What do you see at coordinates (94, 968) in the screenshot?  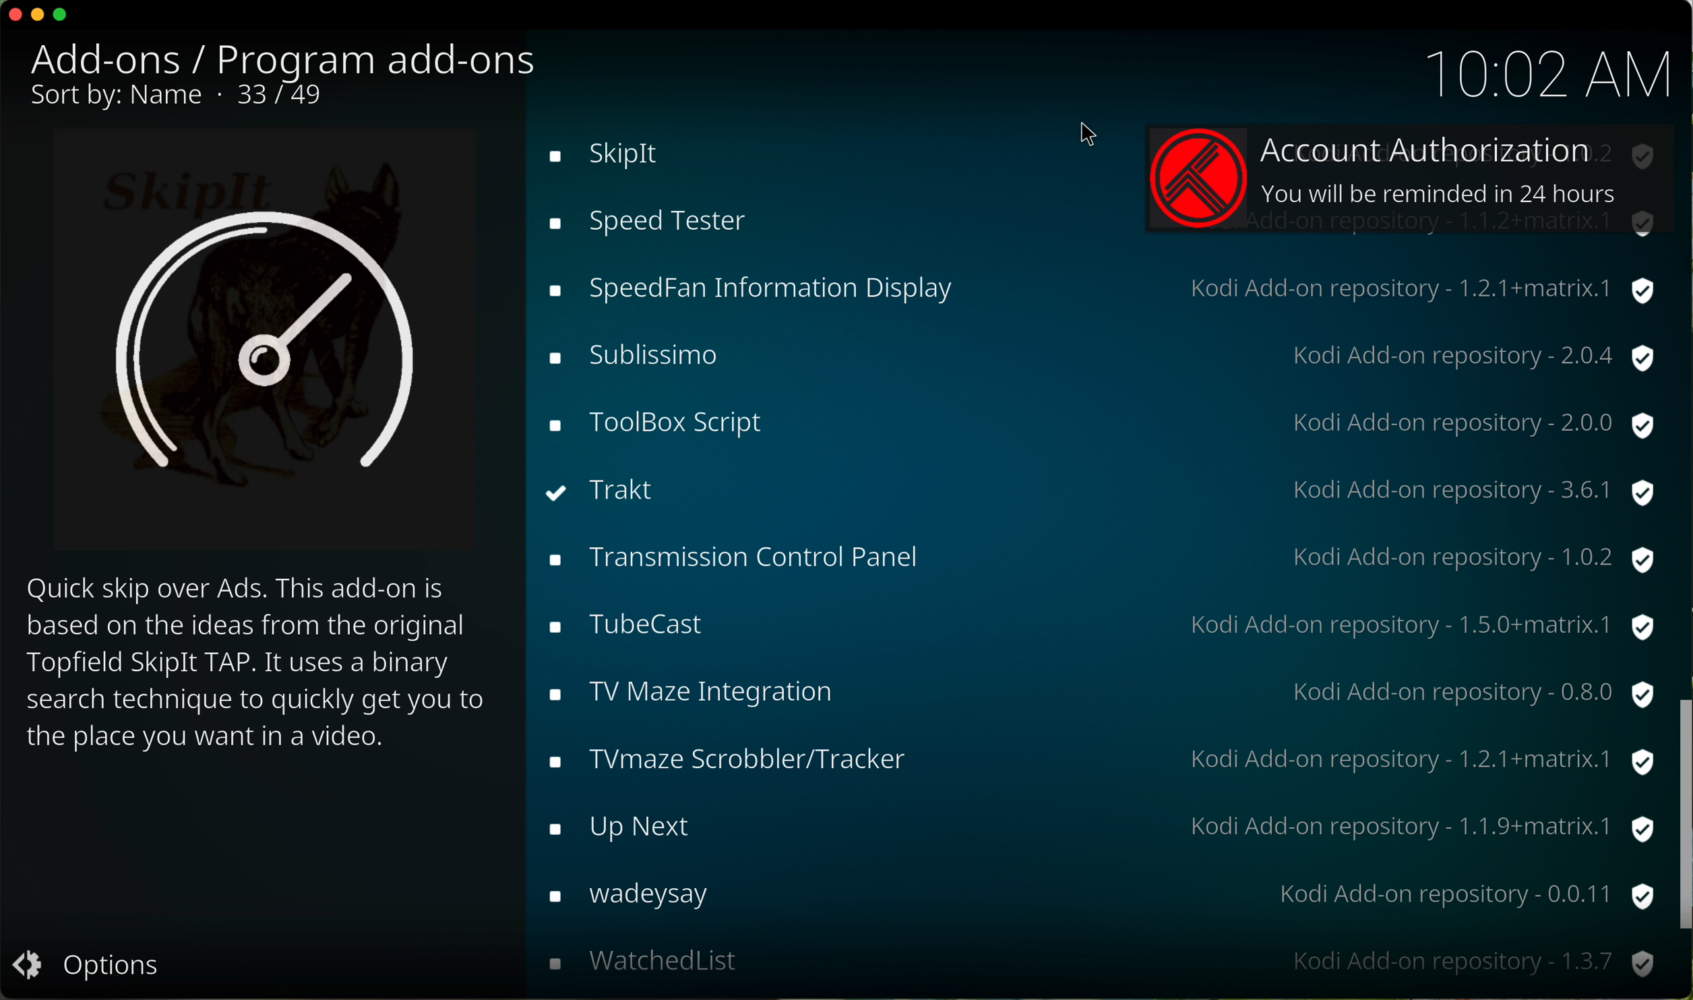 I see `options` at bounding box center [94, 968].